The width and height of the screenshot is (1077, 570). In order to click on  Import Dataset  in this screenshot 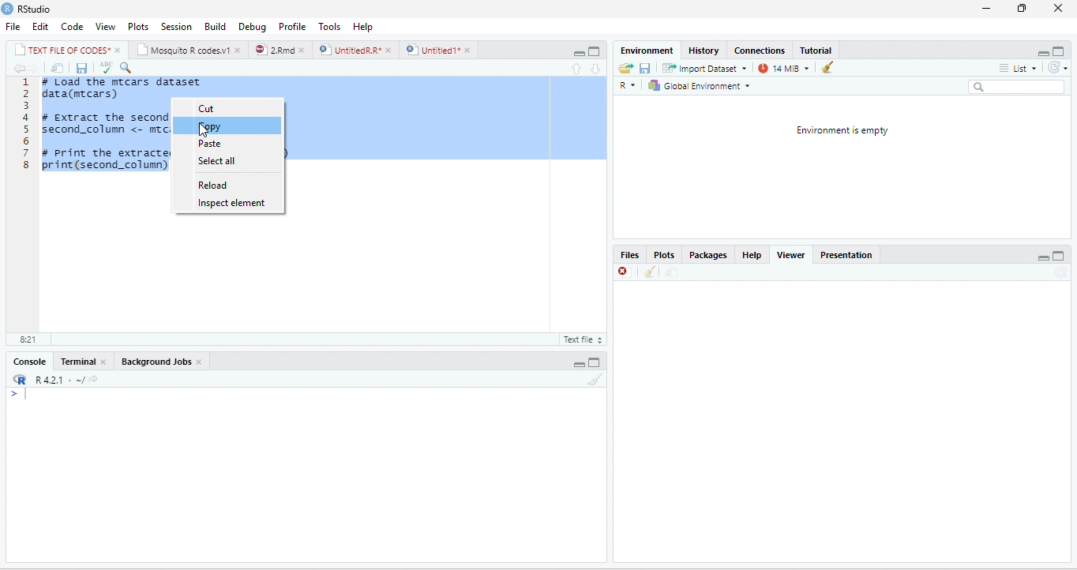, I will do `click(705, 68)`.